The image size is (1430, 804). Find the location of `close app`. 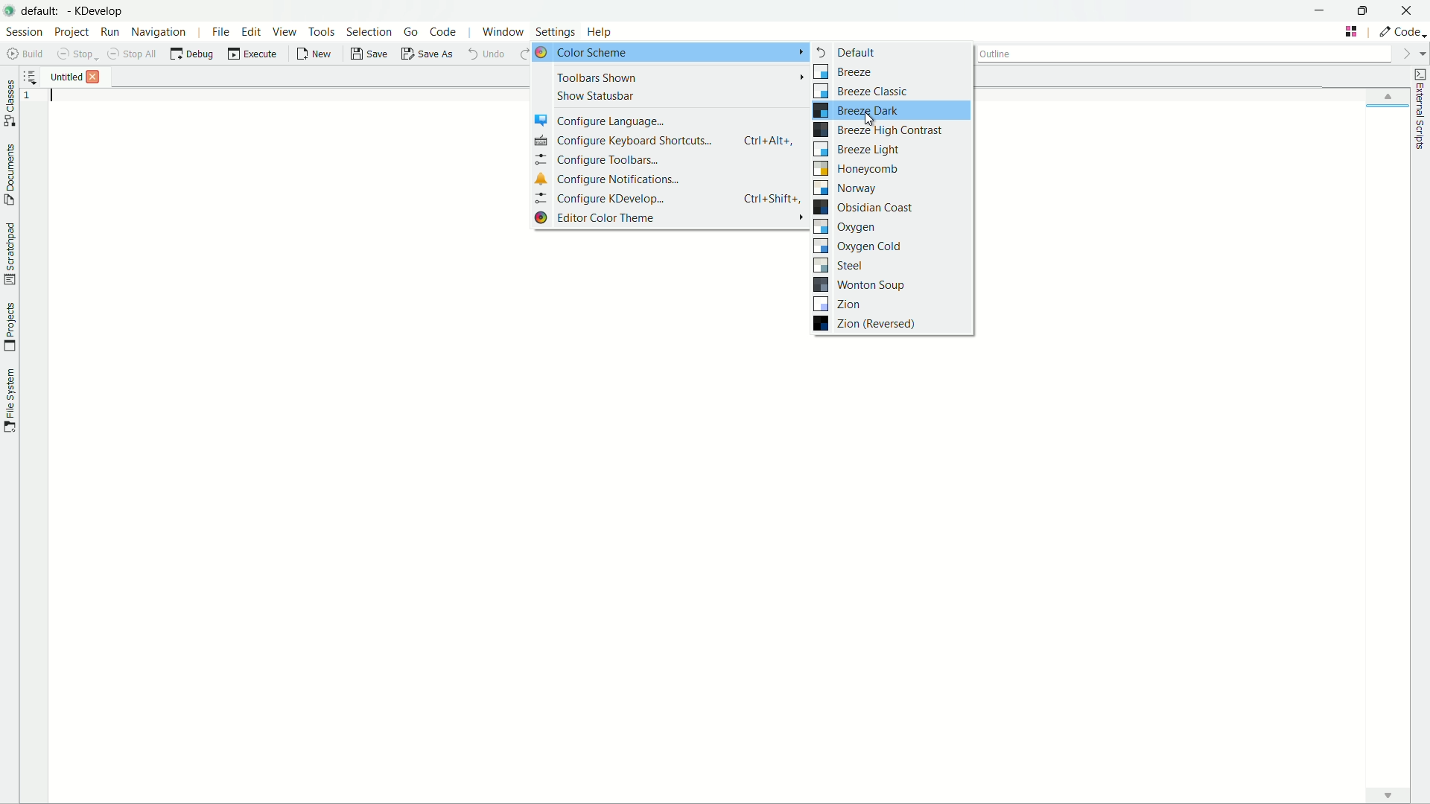

close app is located at coordinates (1407, 10).